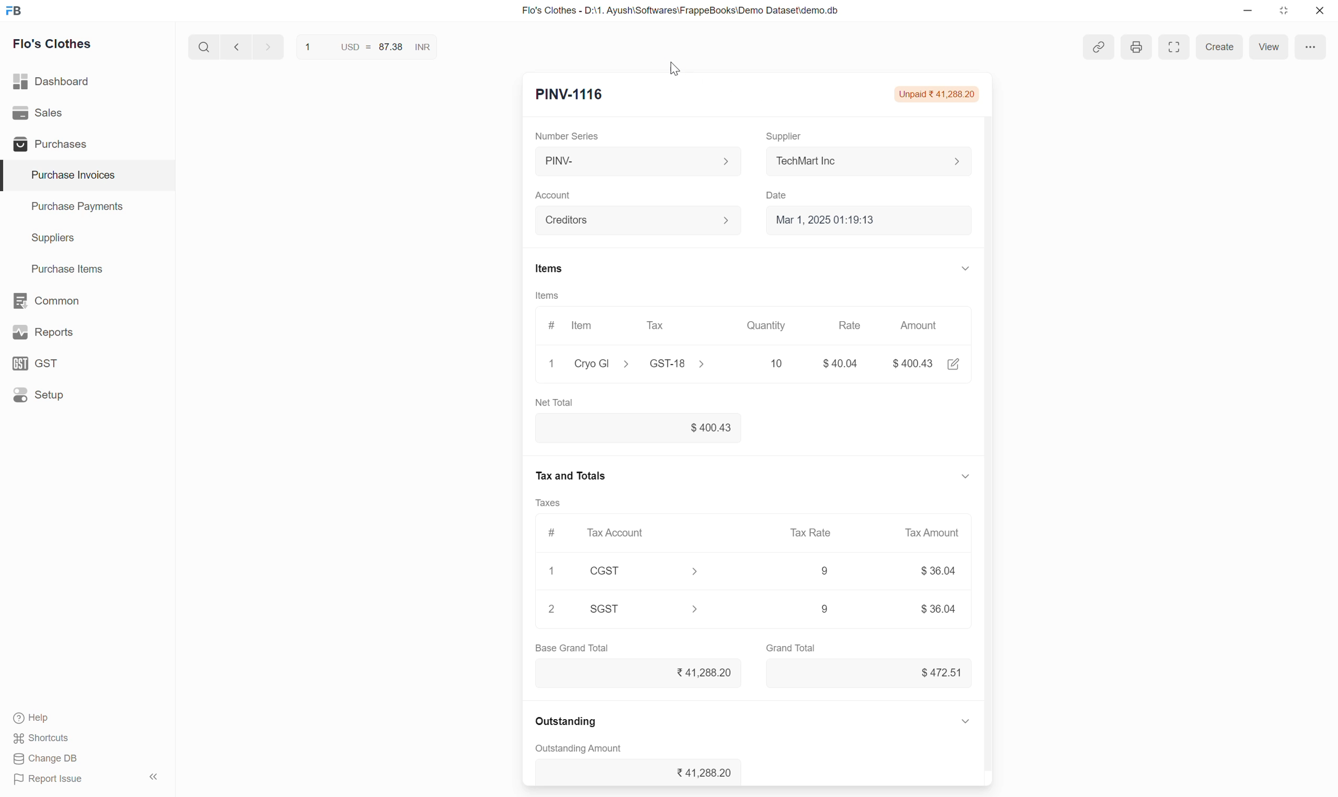 The image size is (1338, 797). What do you see at coordinates (931, 533) in the screenshot?
I see `Tax amount` at bounding box center [931, 533].